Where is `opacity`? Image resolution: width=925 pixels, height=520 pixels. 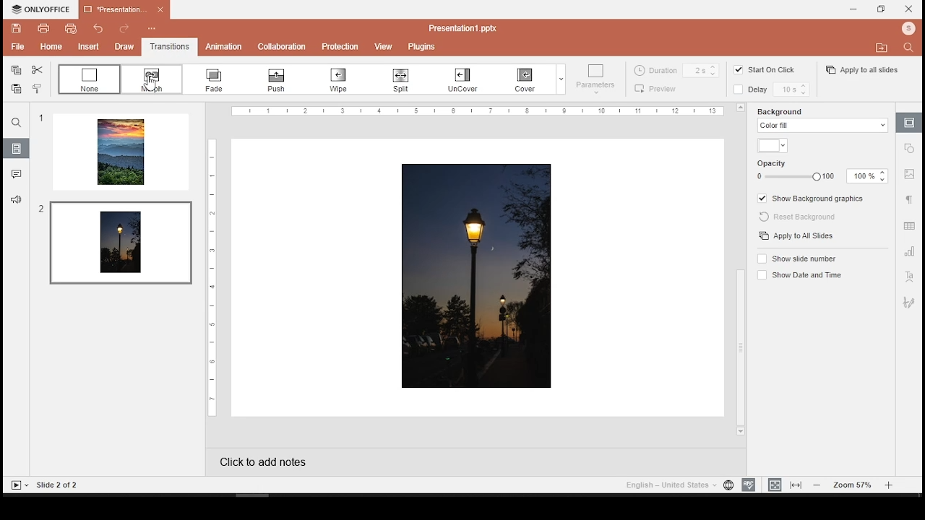
opacity is located at coordinates (780, 161).